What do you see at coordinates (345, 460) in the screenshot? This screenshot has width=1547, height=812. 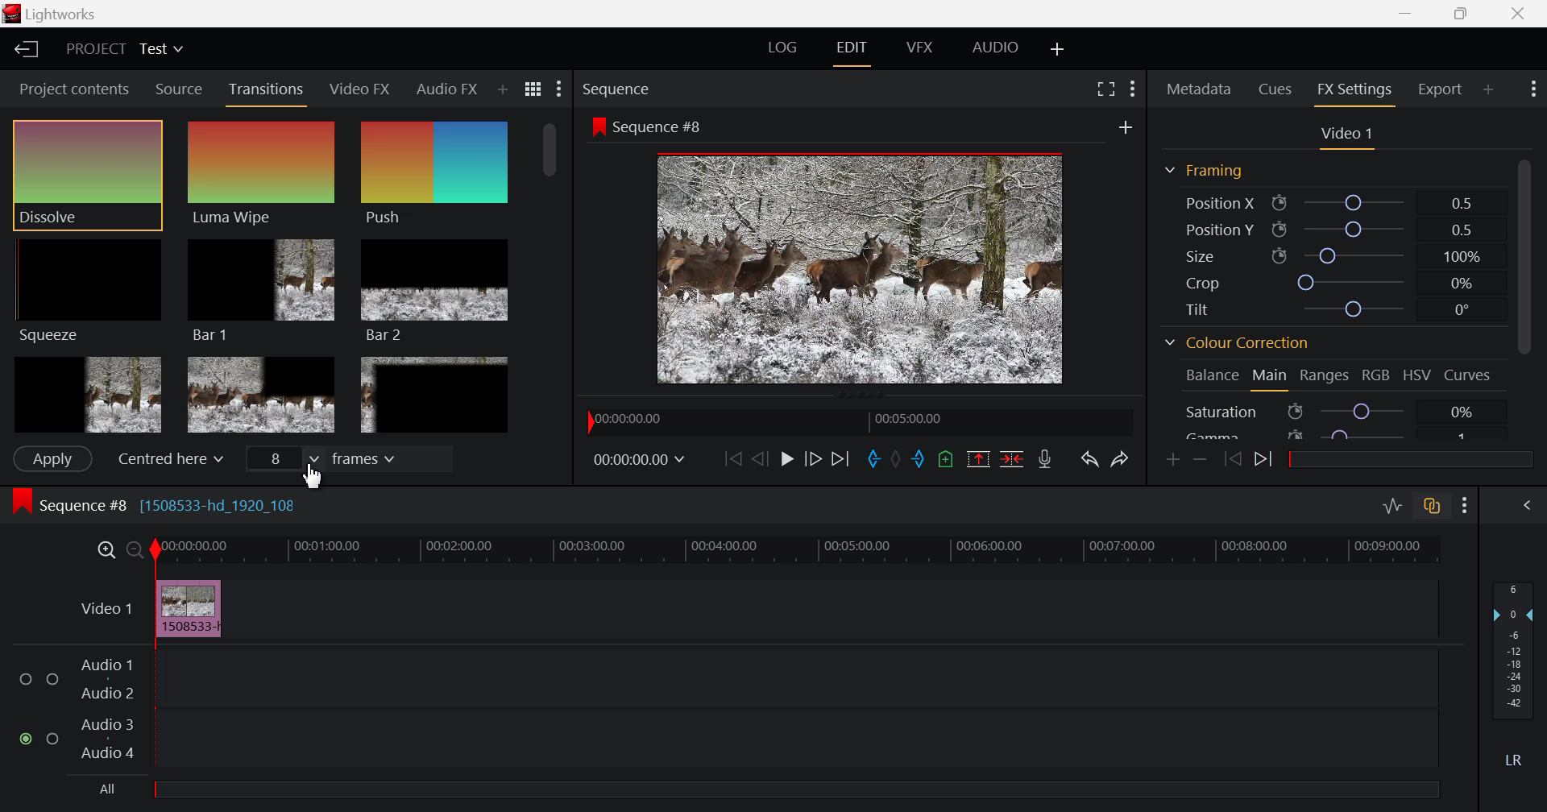 I see `Cursor on Frames Input` at bounding box center [345, 460].